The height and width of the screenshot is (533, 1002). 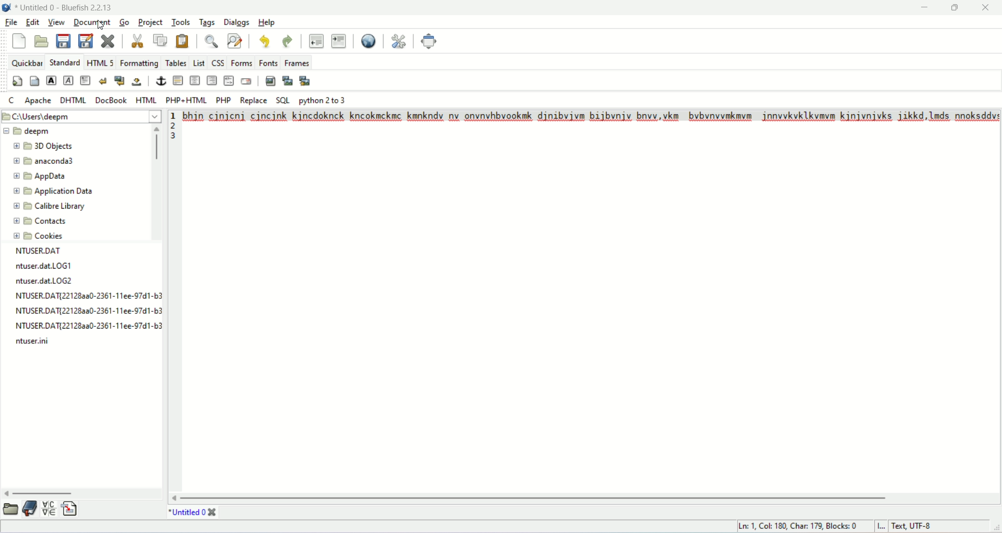 I want to click on insert file, so click(x=69, y=510).